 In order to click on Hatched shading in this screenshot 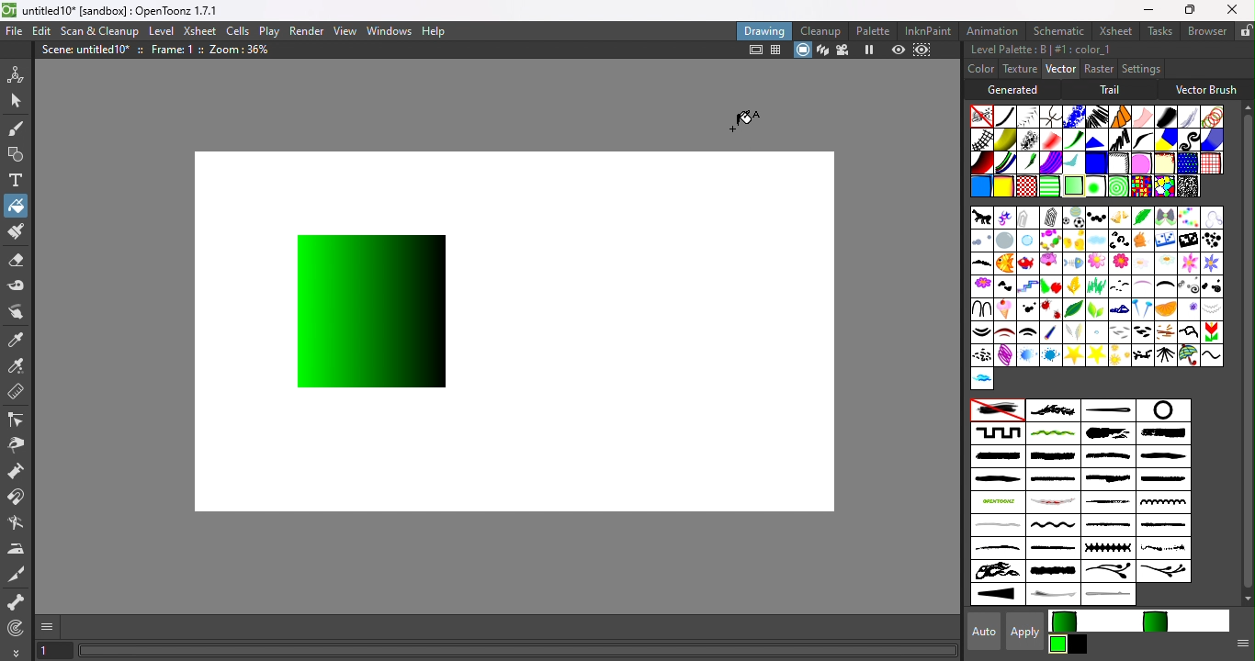, I will do `click(1117, 163)`.